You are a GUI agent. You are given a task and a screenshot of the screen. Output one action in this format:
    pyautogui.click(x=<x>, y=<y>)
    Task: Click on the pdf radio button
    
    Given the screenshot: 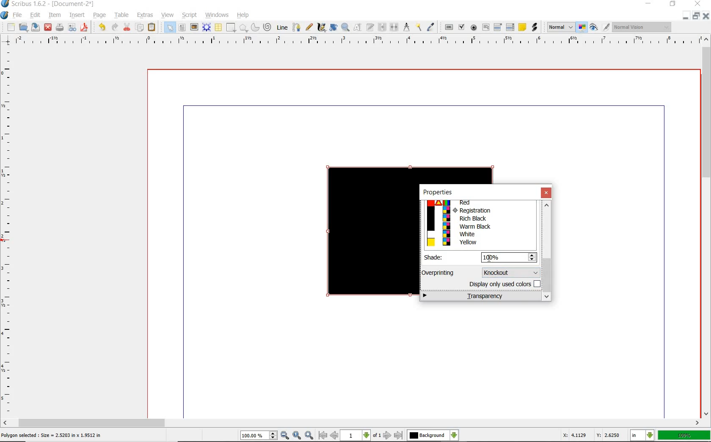 What is the action you would take?
    pyautogui.click(x=472, y=28)
    